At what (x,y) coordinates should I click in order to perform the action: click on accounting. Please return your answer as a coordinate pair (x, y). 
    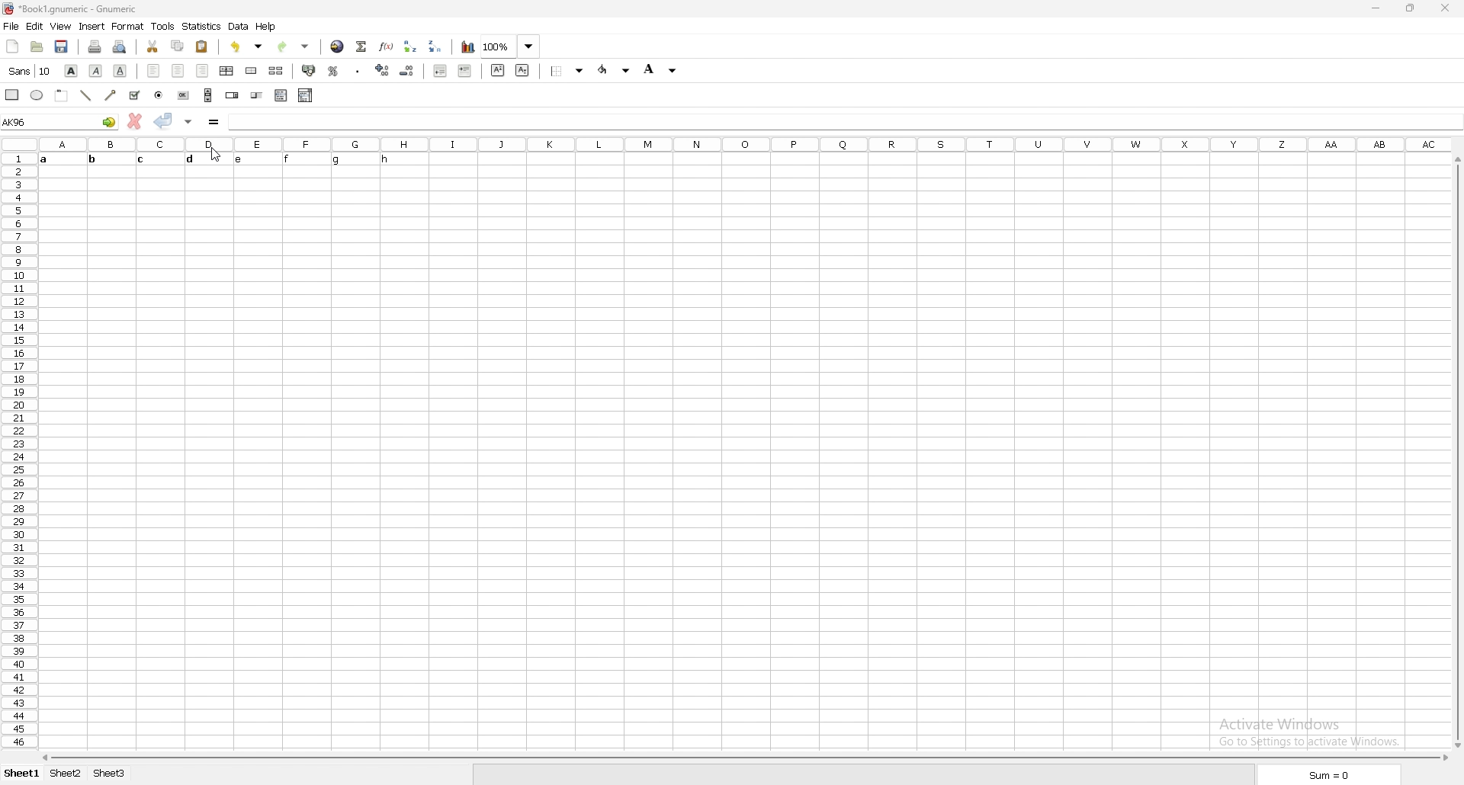
    Looking at the image, I should click on (310, 71).